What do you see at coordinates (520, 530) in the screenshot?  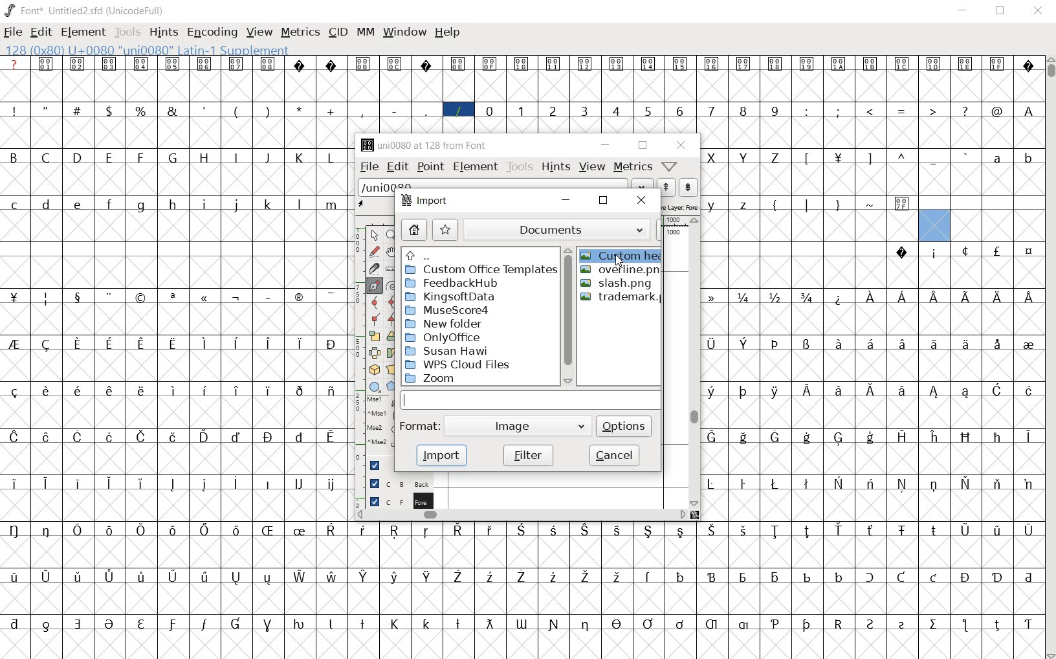 I see `glyph` at bounding box center [520, 530].